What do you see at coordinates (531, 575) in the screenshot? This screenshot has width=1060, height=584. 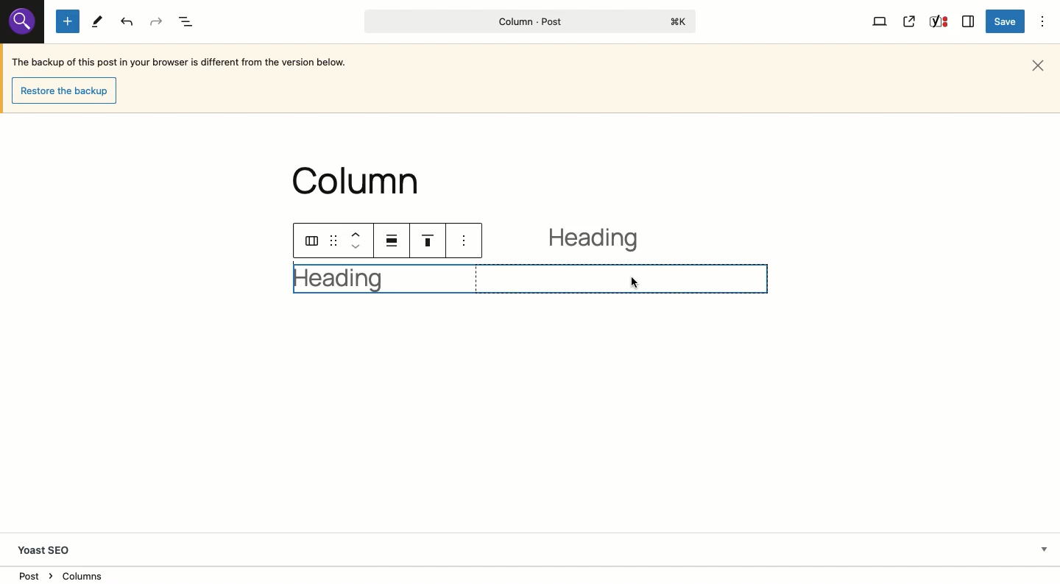 I see `Location` at bounding box center [531, 575].